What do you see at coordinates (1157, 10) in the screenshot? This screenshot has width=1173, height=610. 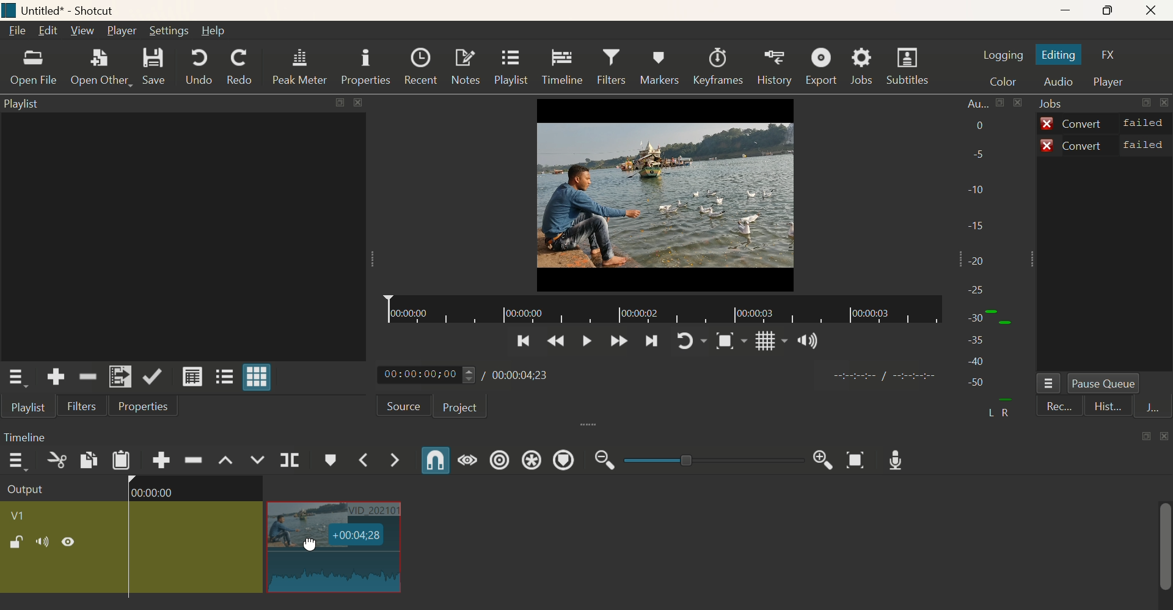 I see `Close` at bounding box center [1157, 10].